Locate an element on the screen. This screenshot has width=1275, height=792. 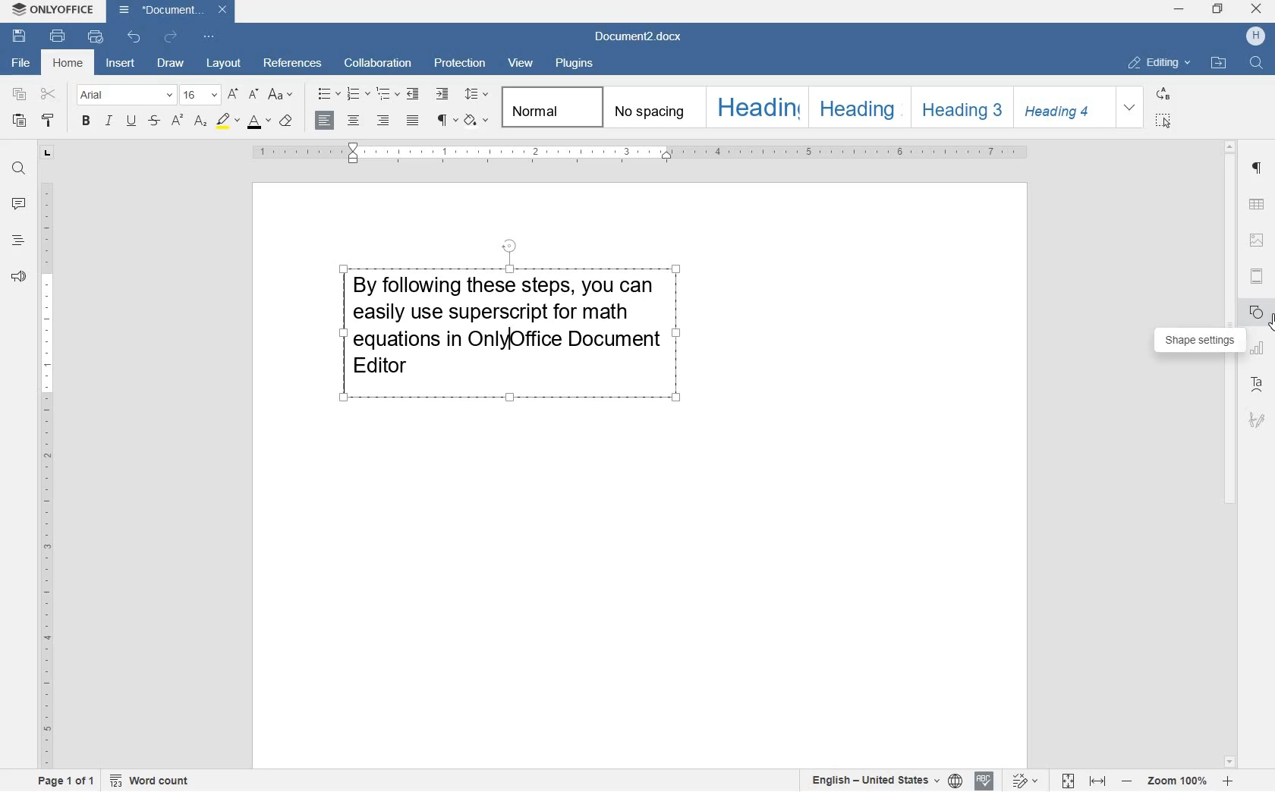
No spacing is located at coordinates (651, 107).